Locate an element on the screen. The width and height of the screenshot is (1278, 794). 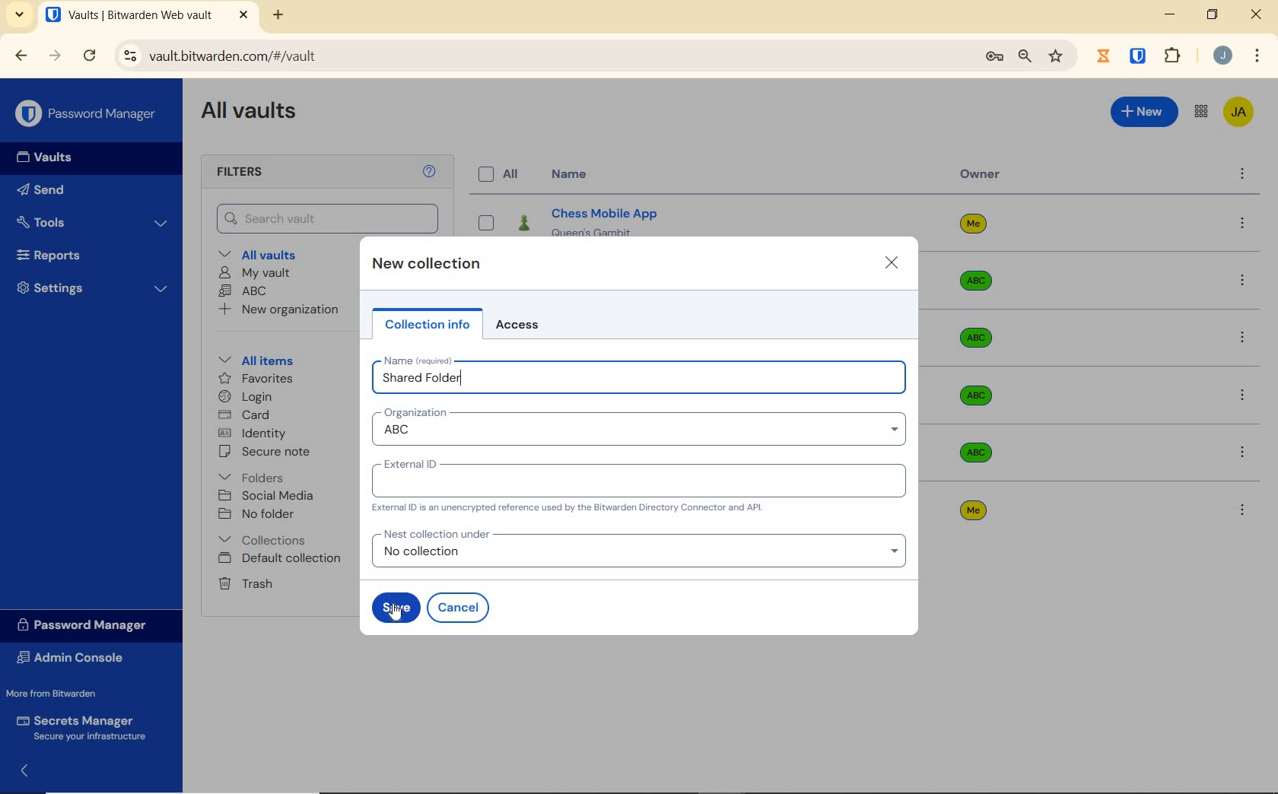
All Vaults is located at coordinates (253, 111).